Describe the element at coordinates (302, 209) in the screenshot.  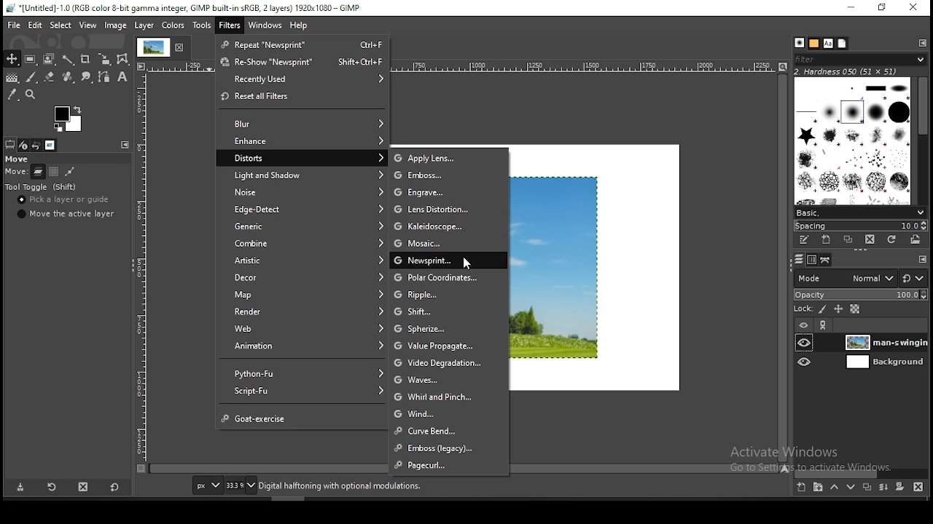
I see `edge detect` at that location.